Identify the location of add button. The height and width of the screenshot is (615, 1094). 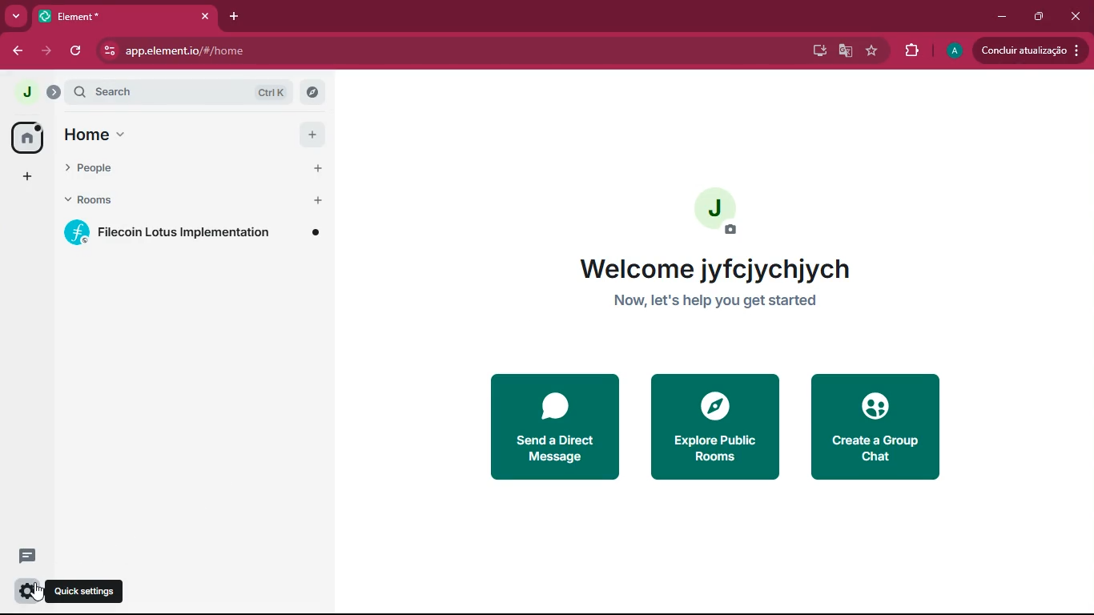
(318, 201).